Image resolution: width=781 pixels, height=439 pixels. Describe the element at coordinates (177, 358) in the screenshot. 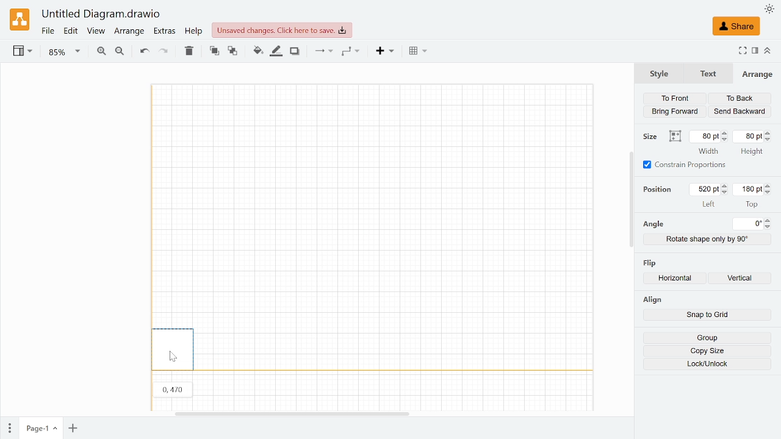

I see `Pointer` at that location.